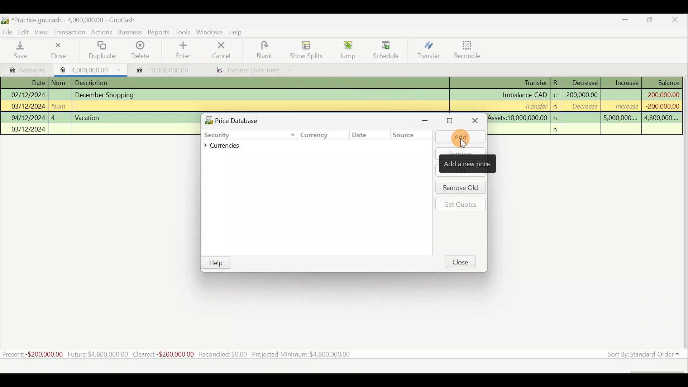 This screenshot has width=688, height=387. I want to click on Decrease, so click(584, 82).